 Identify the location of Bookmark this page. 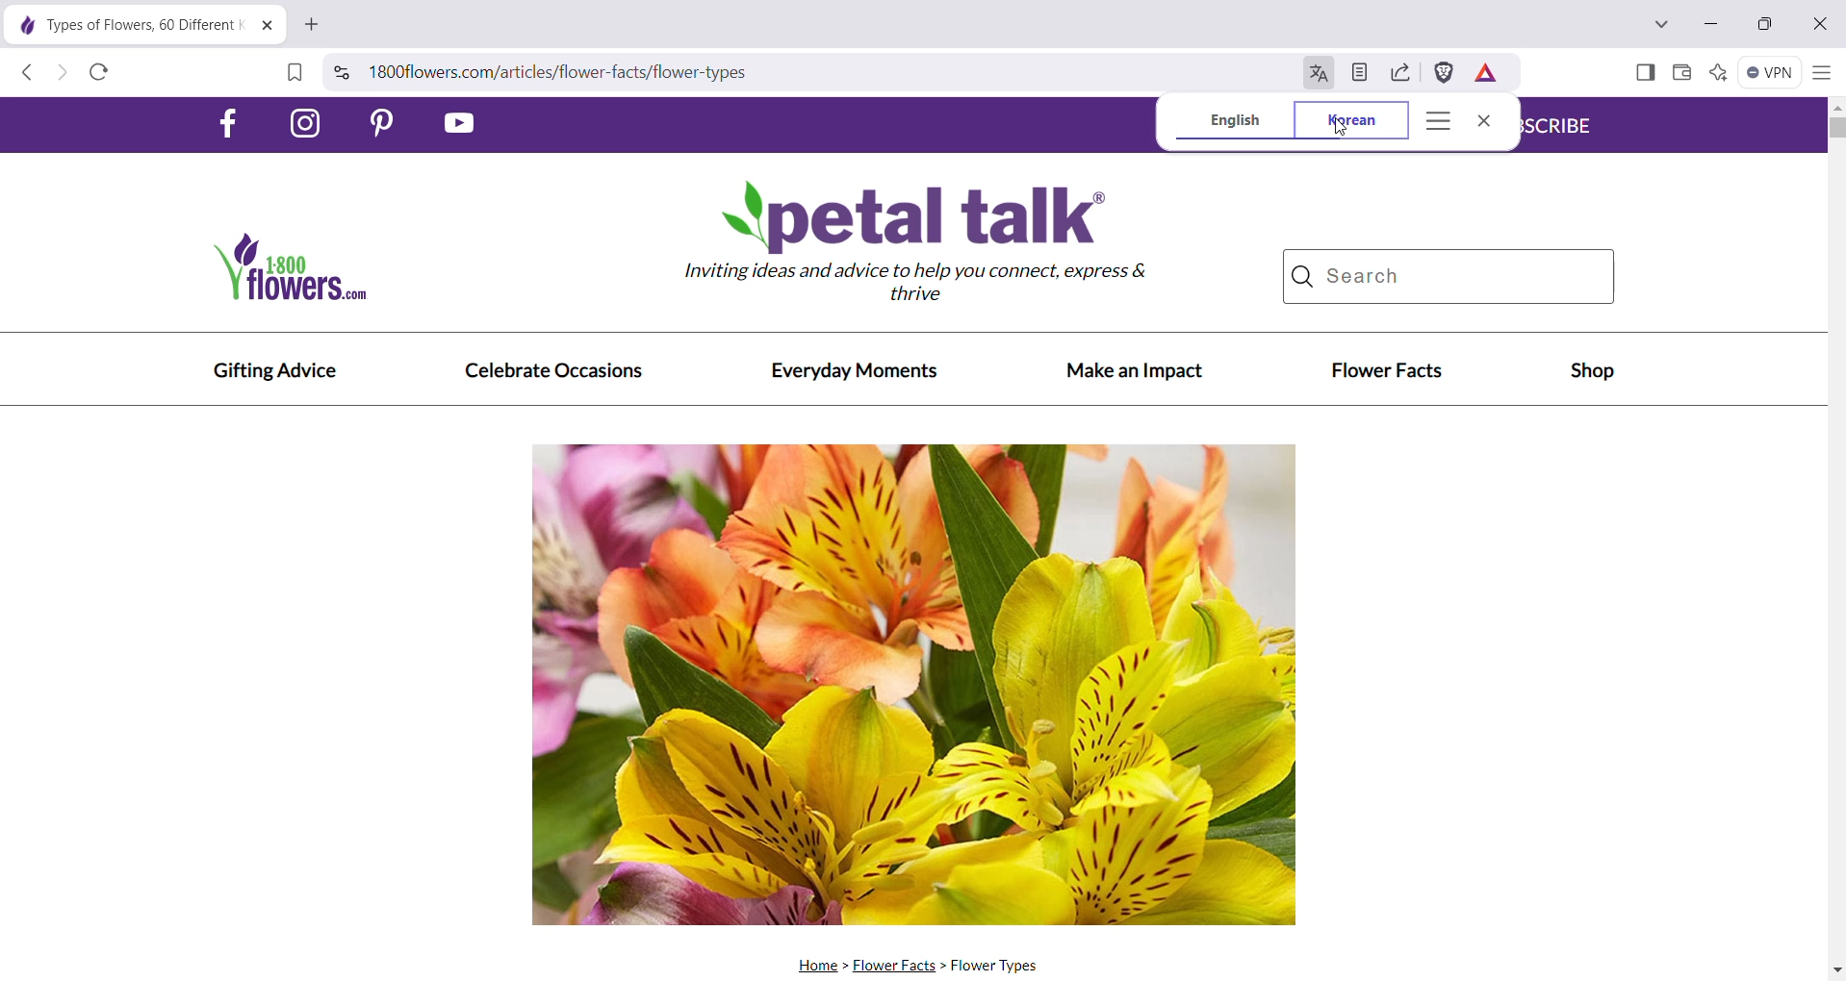
(295, 75).